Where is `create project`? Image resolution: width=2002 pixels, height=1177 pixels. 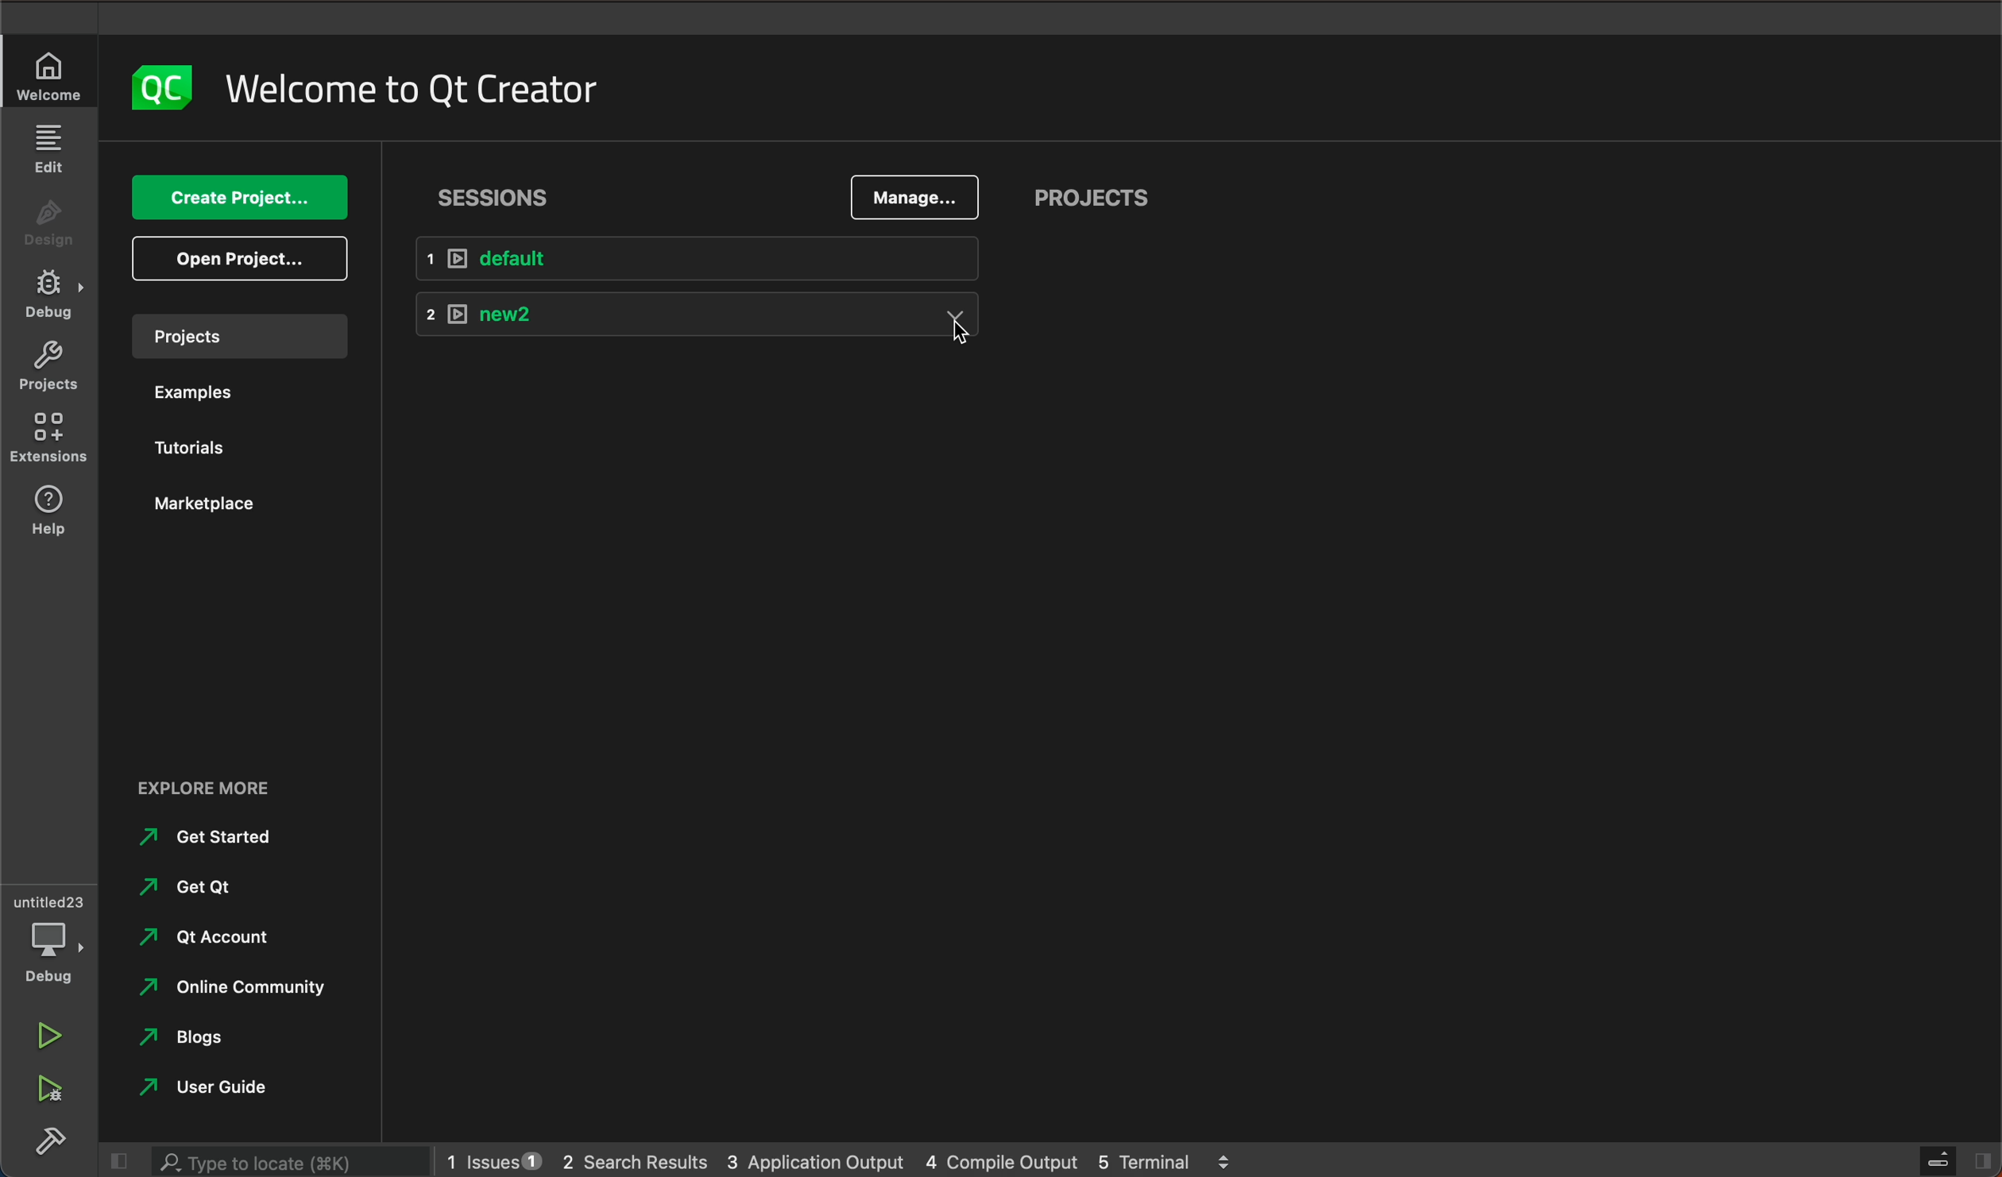
create project is located at coordinates (238, 198).